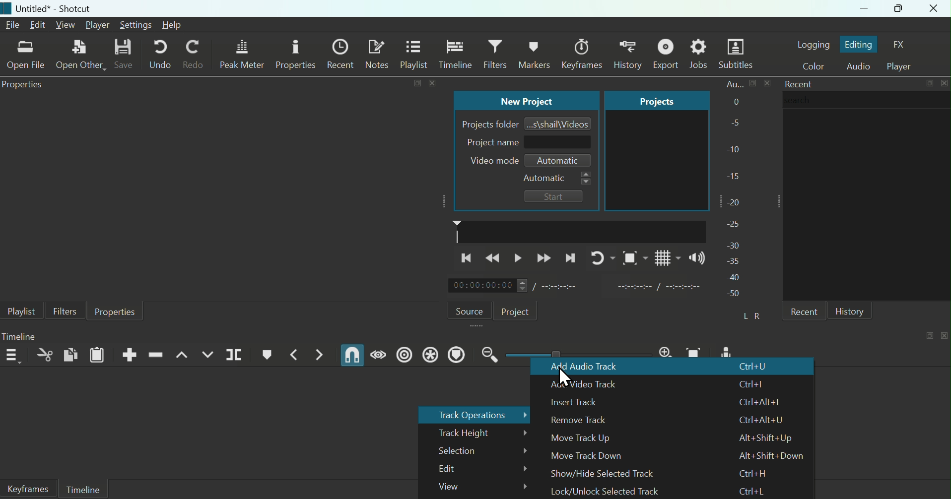  I want to click on Sound, so click(695, 258).